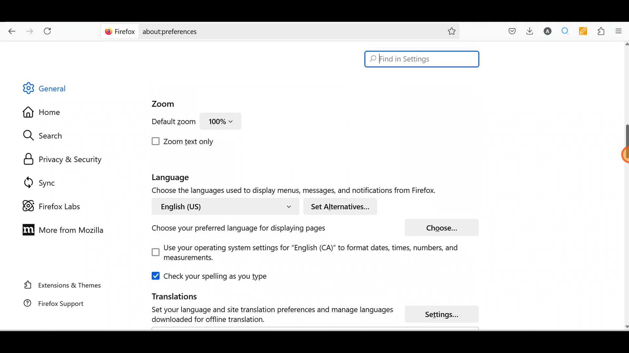 The width and height of the screenshot is (629, 353). I want to click on Settings, so click(446, 315).